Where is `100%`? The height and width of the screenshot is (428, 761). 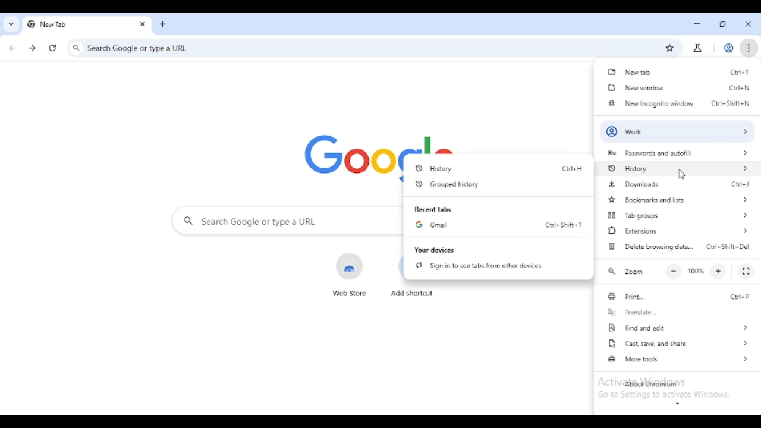
100% is located at coordinates (696, 271).